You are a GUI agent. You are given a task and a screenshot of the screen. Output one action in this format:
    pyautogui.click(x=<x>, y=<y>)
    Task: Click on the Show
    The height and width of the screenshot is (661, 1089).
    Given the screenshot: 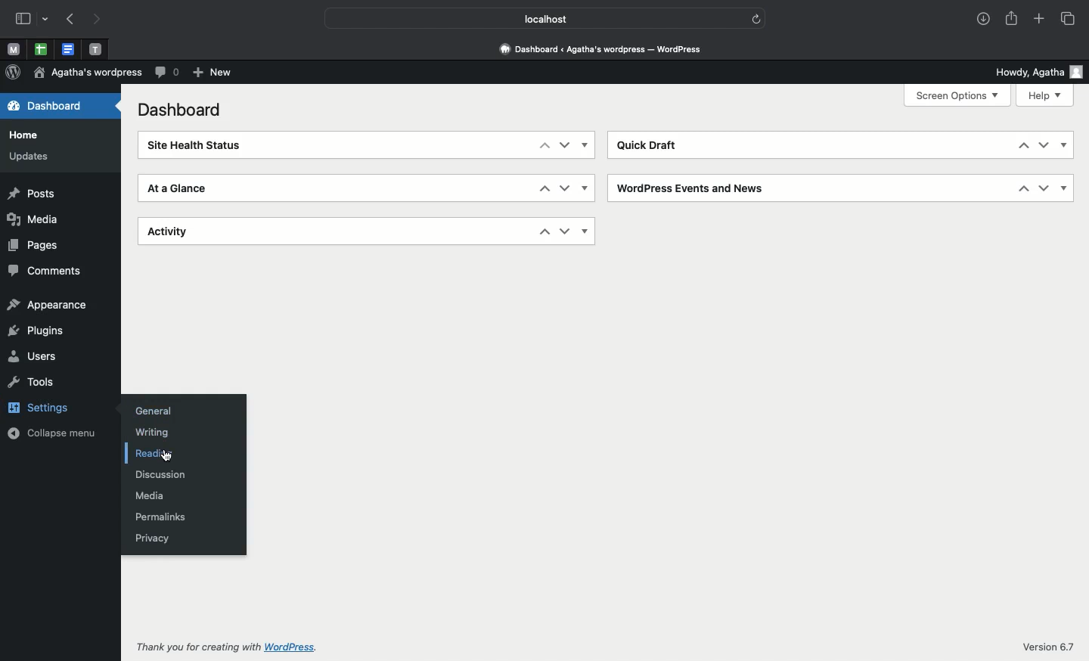 What is the action you would take?
    pyautogui.click(x=585, y=188)
    